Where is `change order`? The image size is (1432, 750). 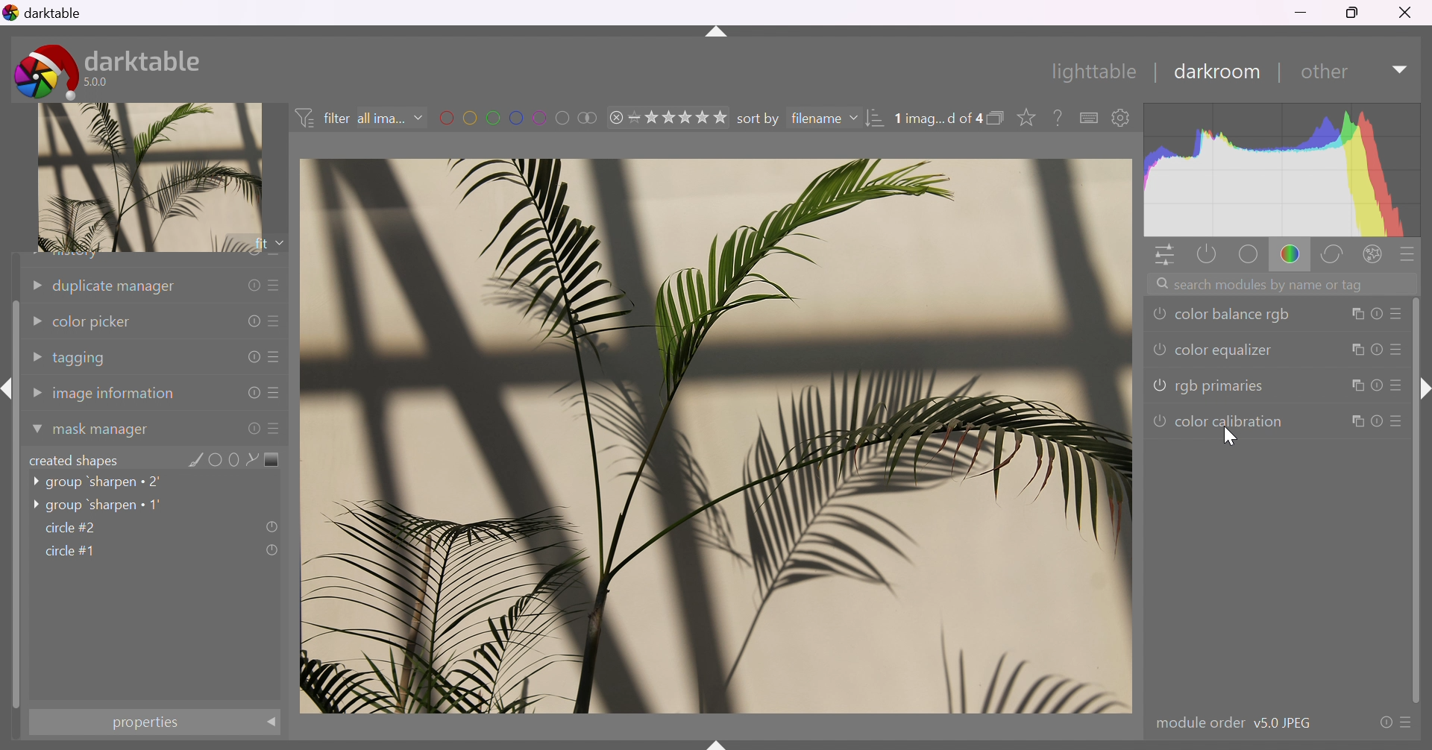 change order is located at coordinates (878, 119).